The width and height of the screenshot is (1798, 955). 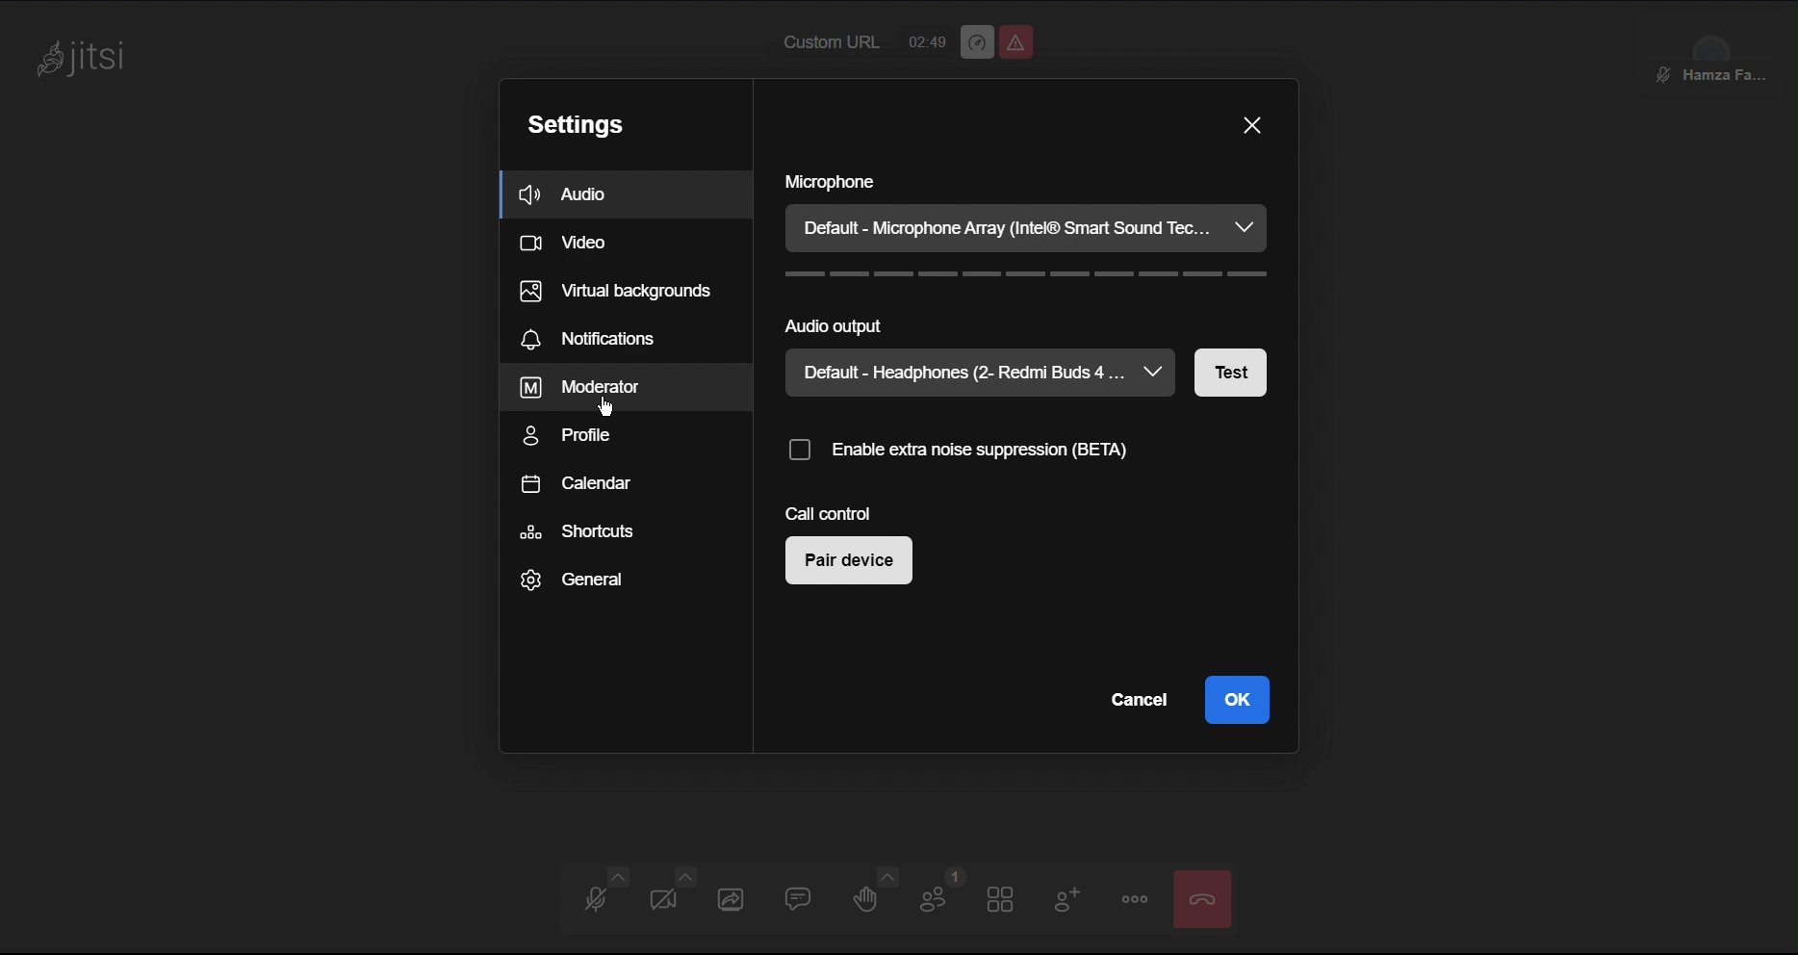 I want to click on Participant View, so click(x=1718, y=48).